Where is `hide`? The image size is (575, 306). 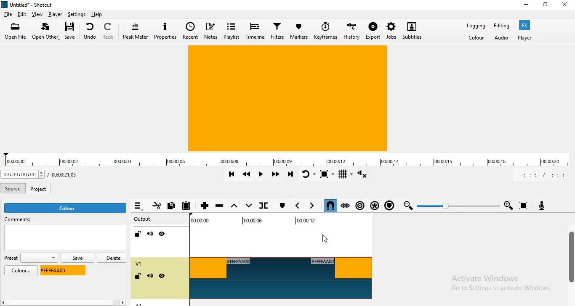
hide is located at coordinates (162, 277).